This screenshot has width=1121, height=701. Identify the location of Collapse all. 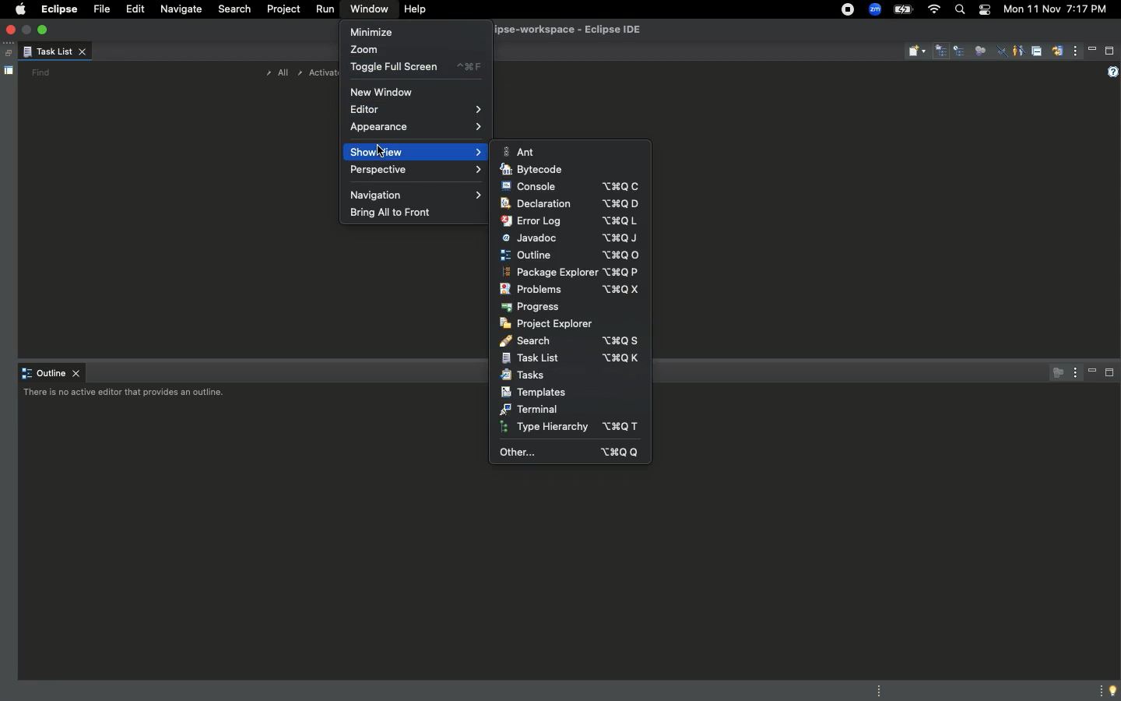
(1036, 53).